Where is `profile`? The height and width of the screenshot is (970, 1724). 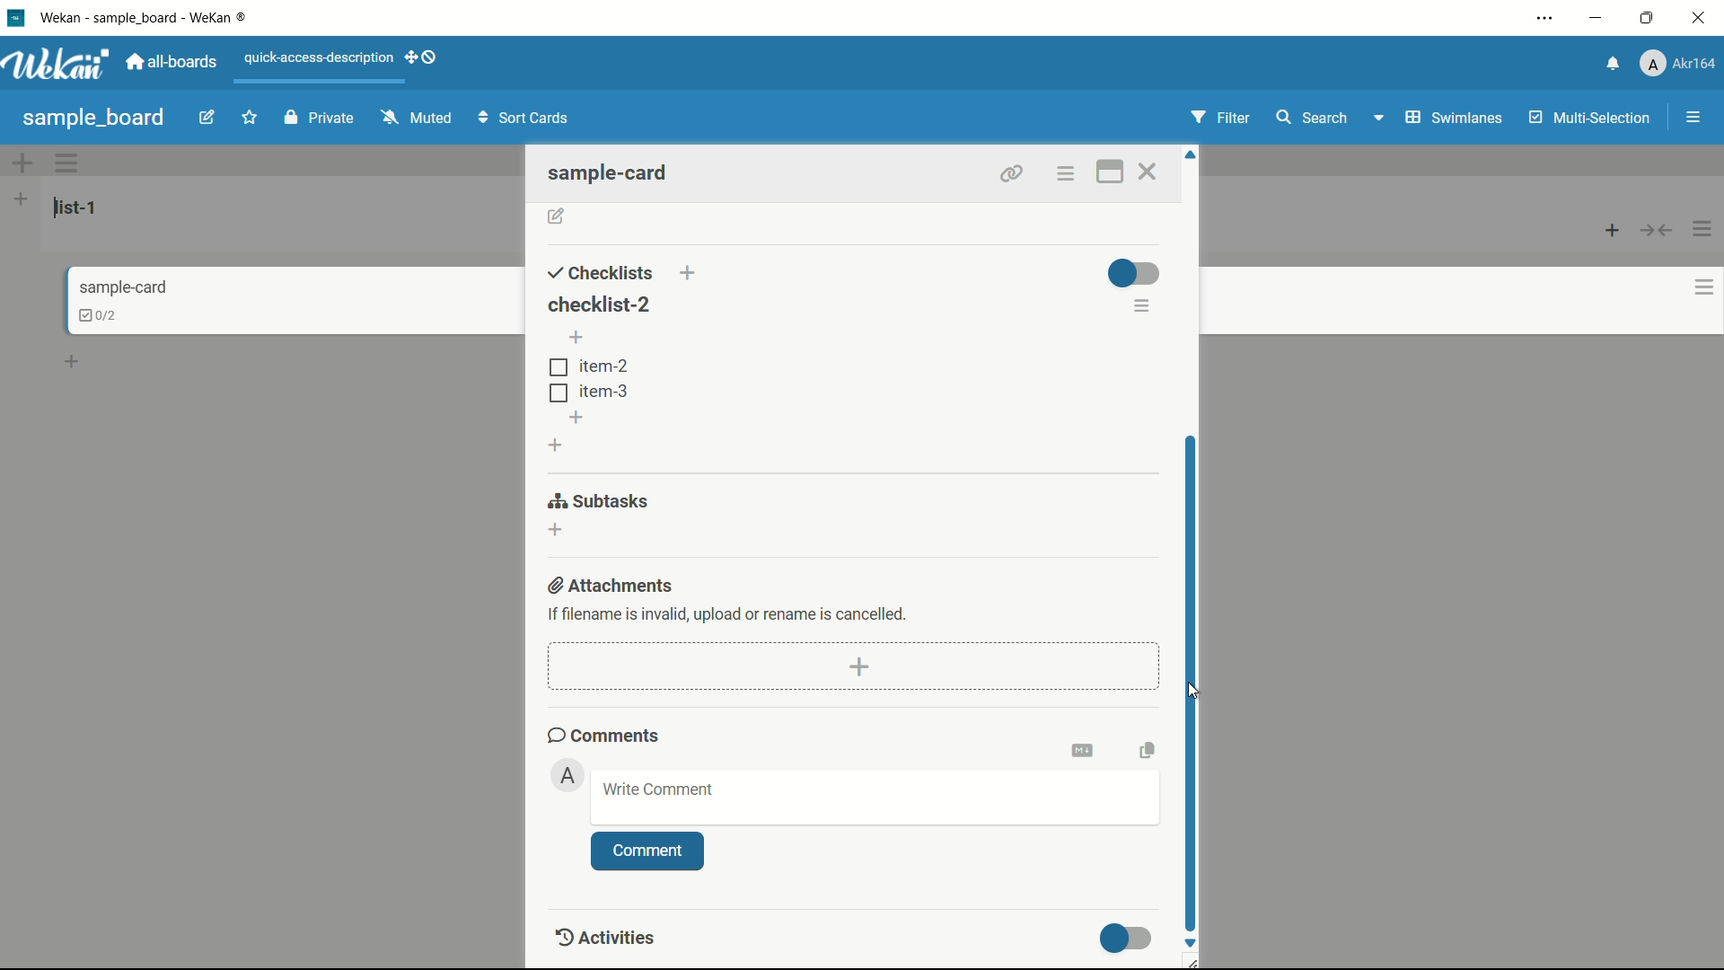 profile is located at coordinates (1681, 64).